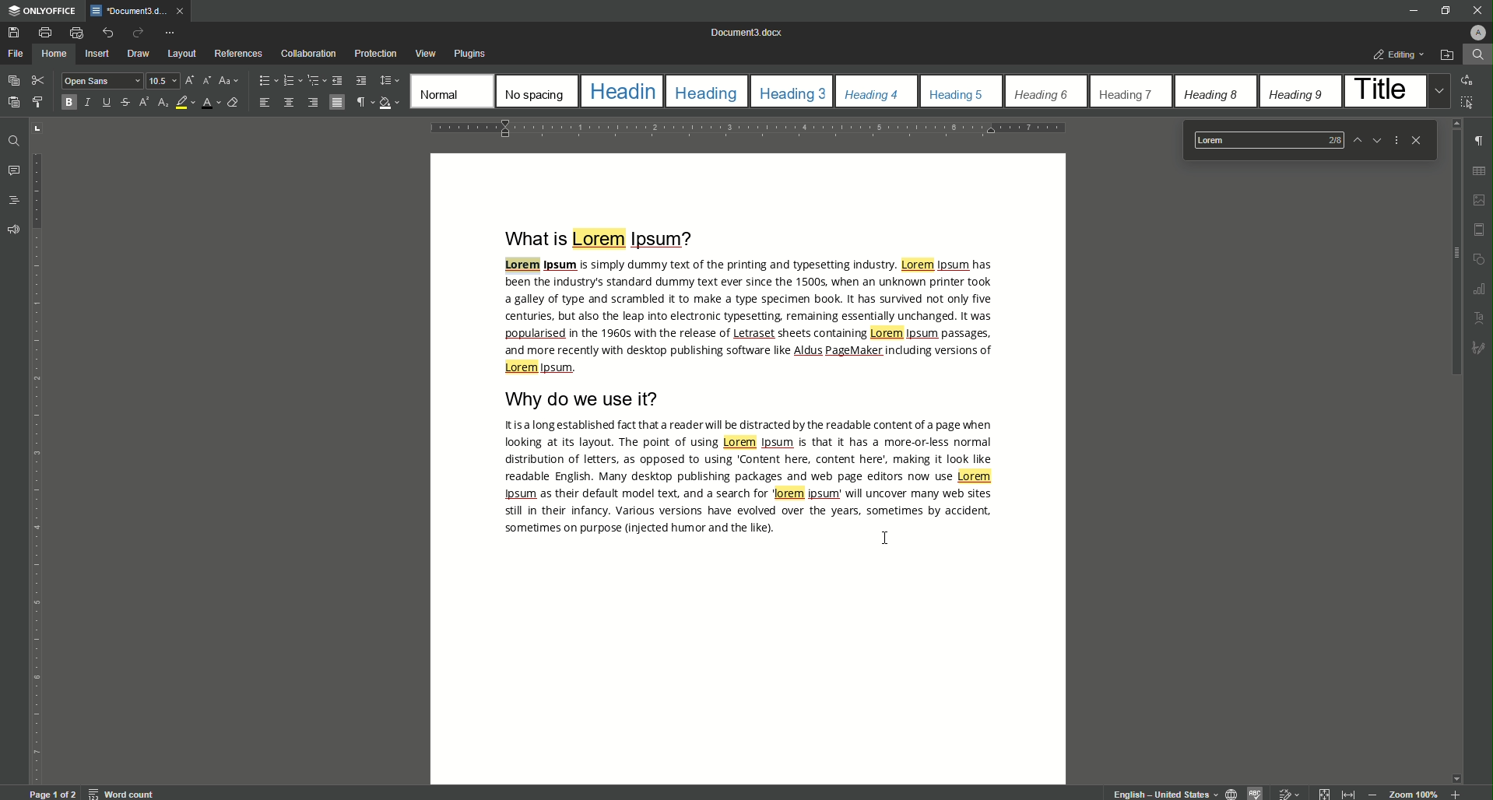 Image resolution: width=1493 pixels, height=800 pixels. What do you see at coordinates (1477, 54) in the screenshot?
I see `Find` at bounding box center [1477, 54].